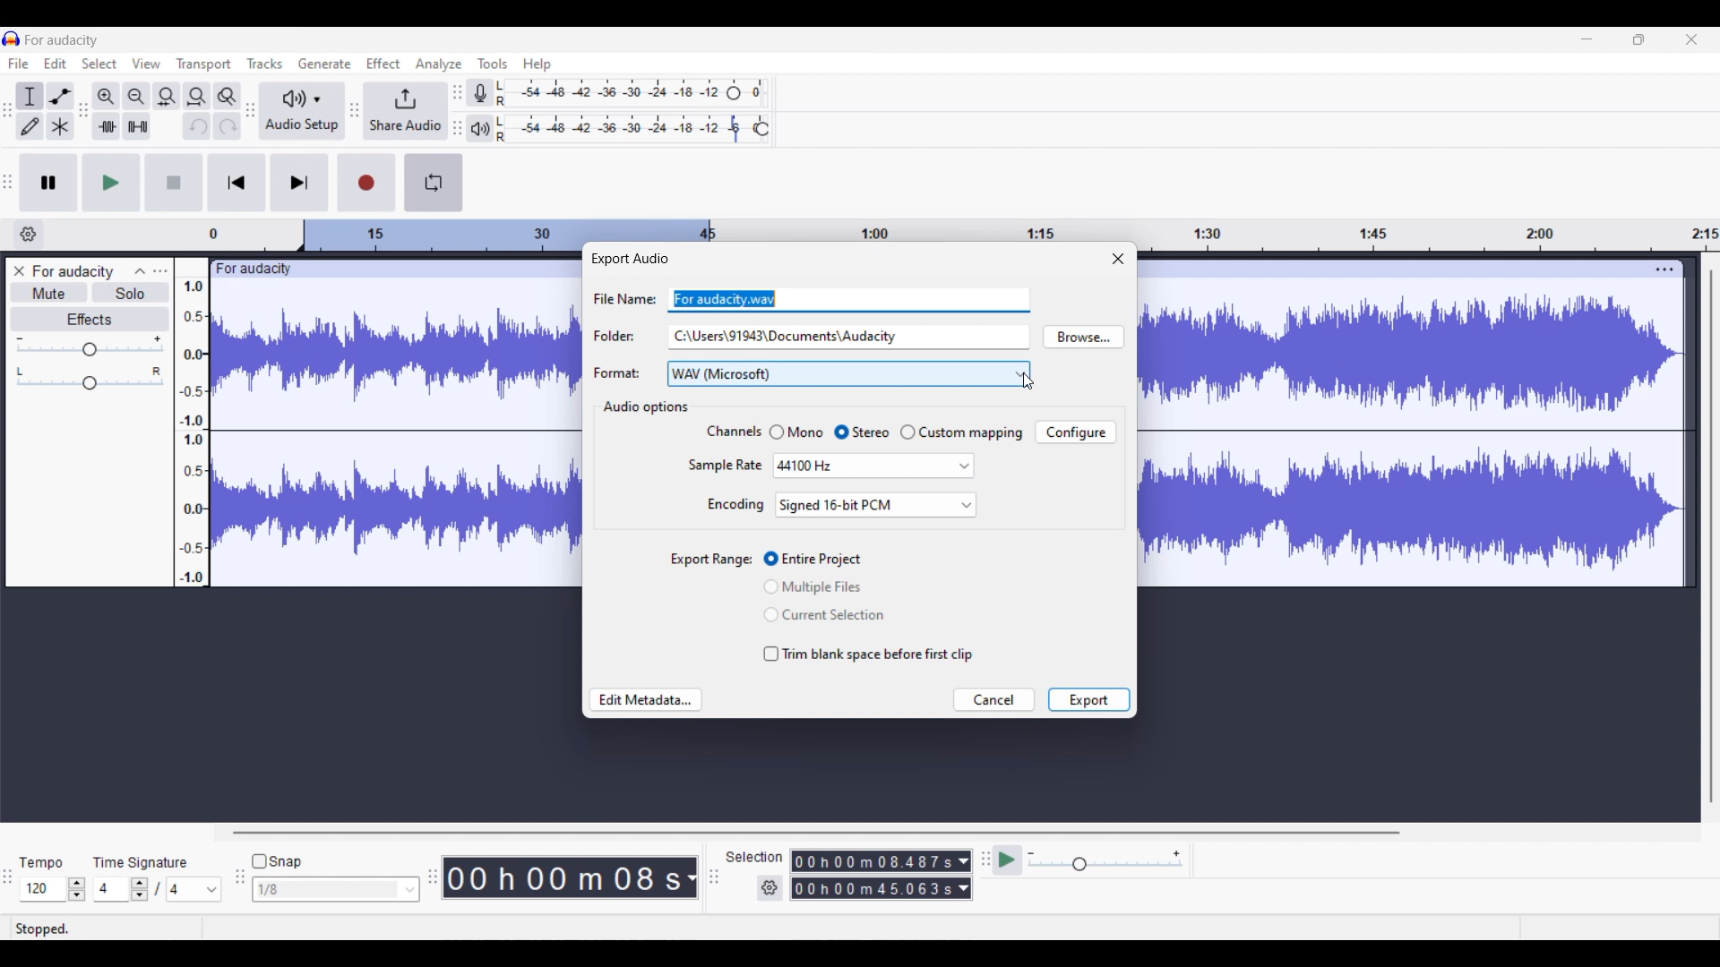  What do you see at coordinates (734, 93) in the screenshot?
I see `Header to change recording level` at bounding box center [734, 93].